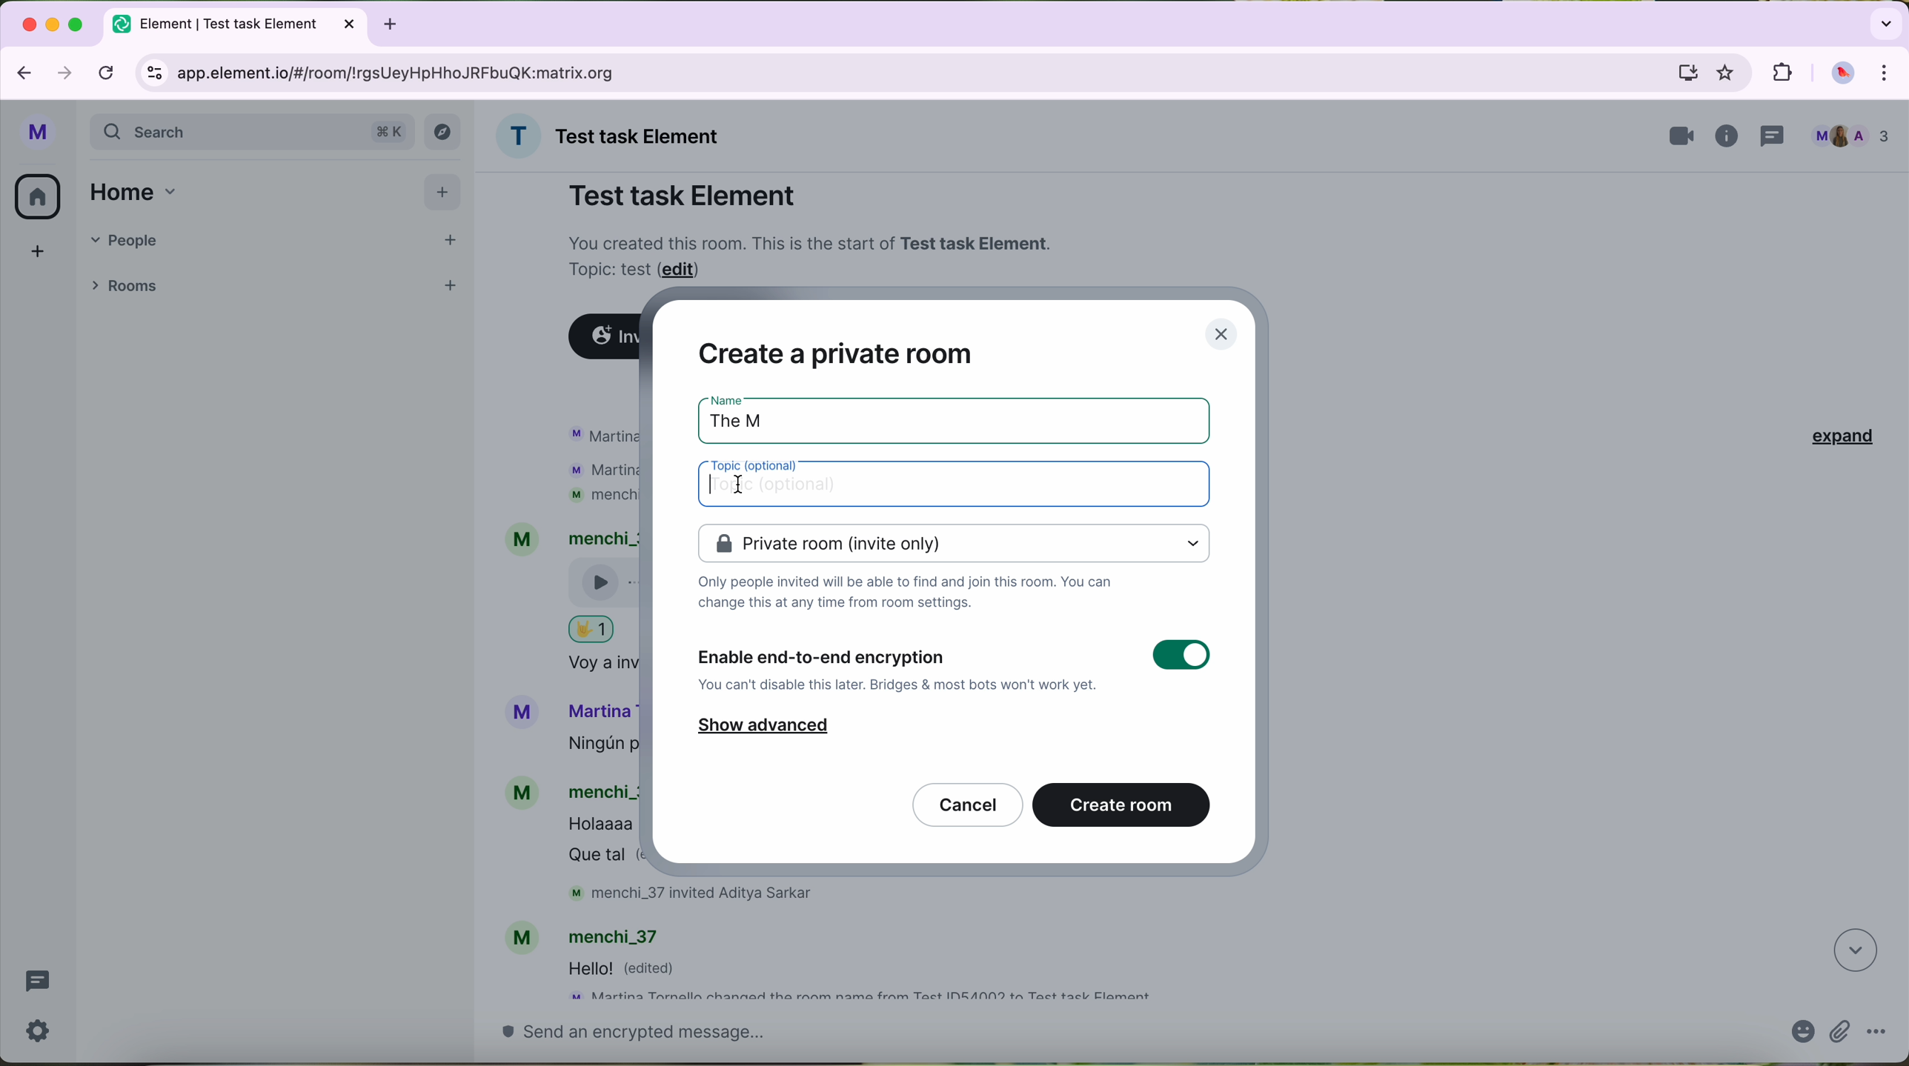 This screenshot has height=1066, width=1909. I want to click on attach file, so click(1841, 1033).